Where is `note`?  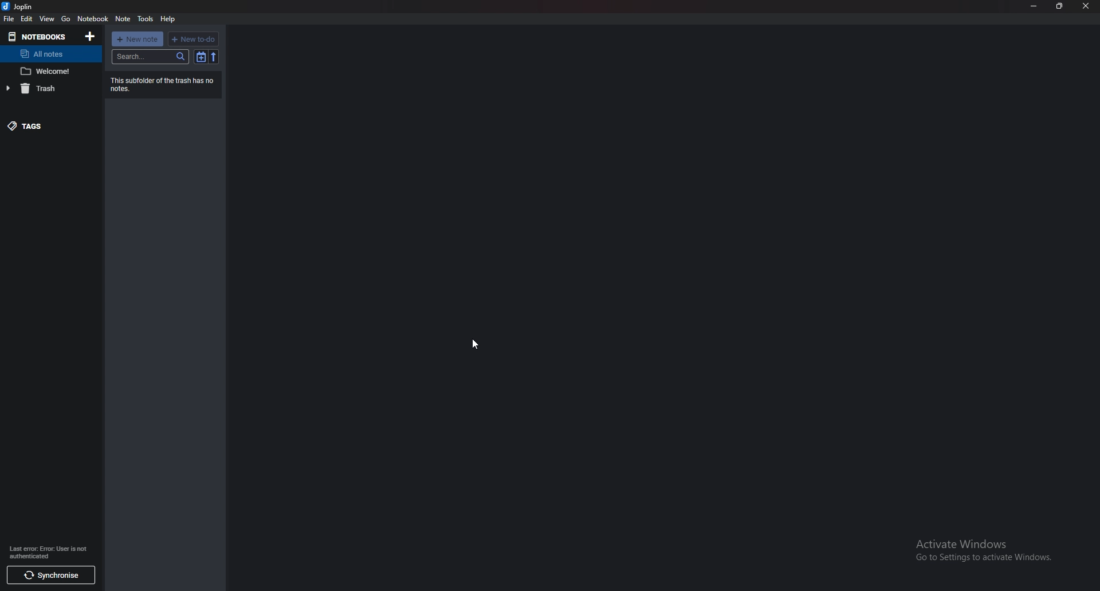
note is located at coordinates (123, 19).